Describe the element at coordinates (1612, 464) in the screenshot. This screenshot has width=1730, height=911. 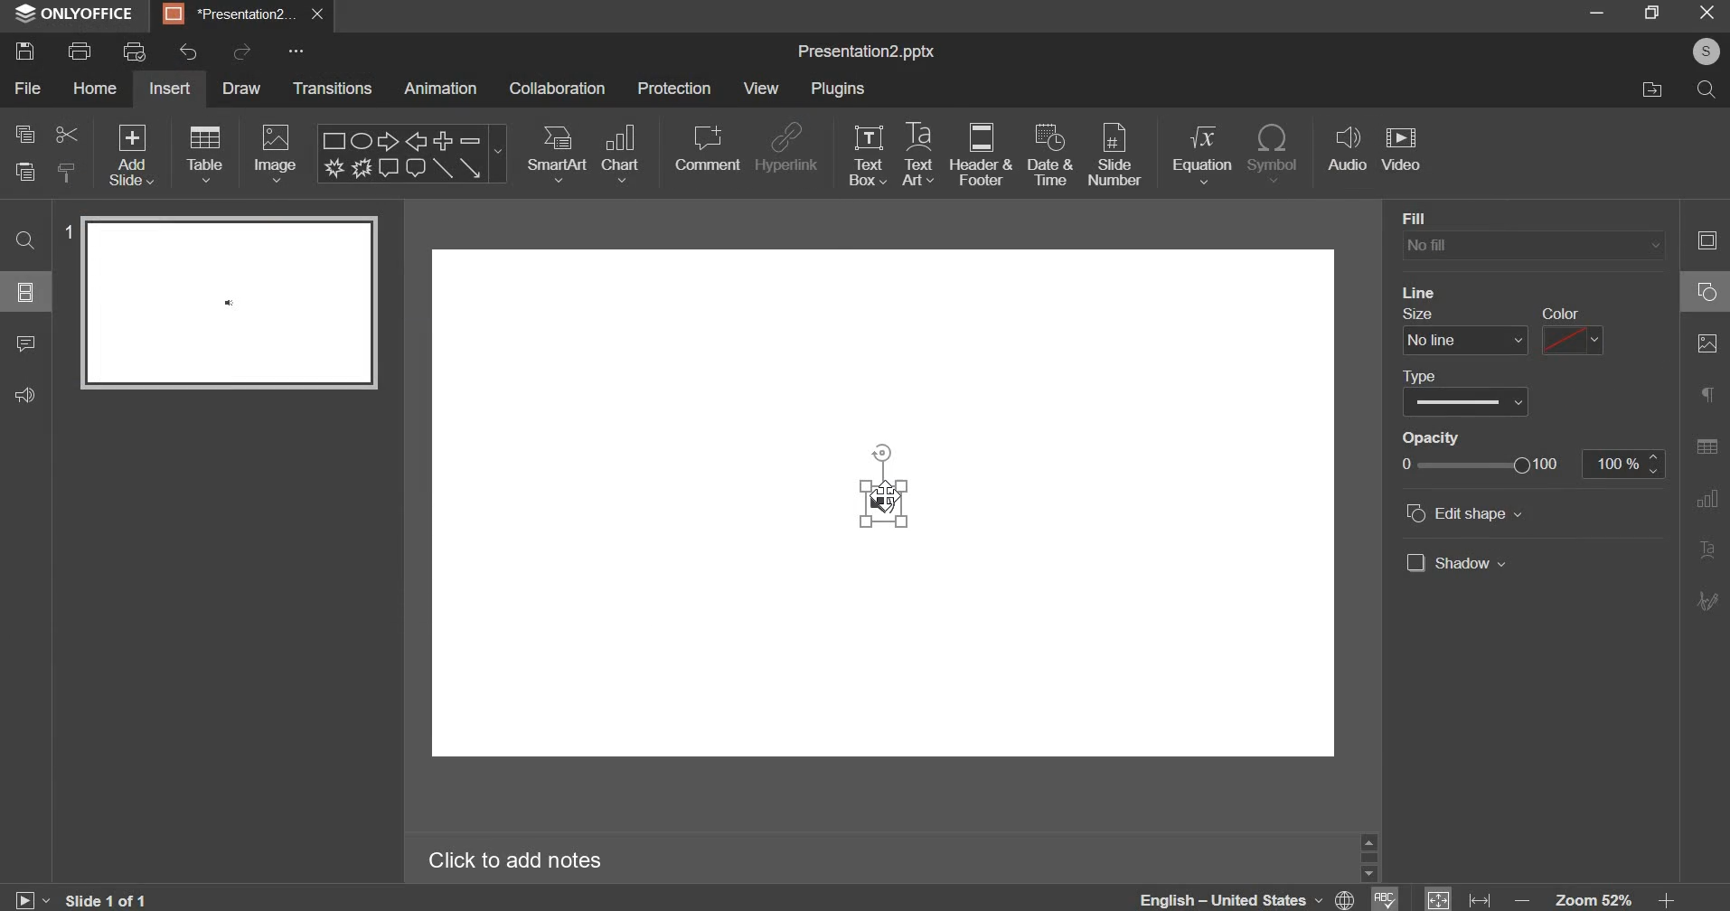
I see `100%` at that location.